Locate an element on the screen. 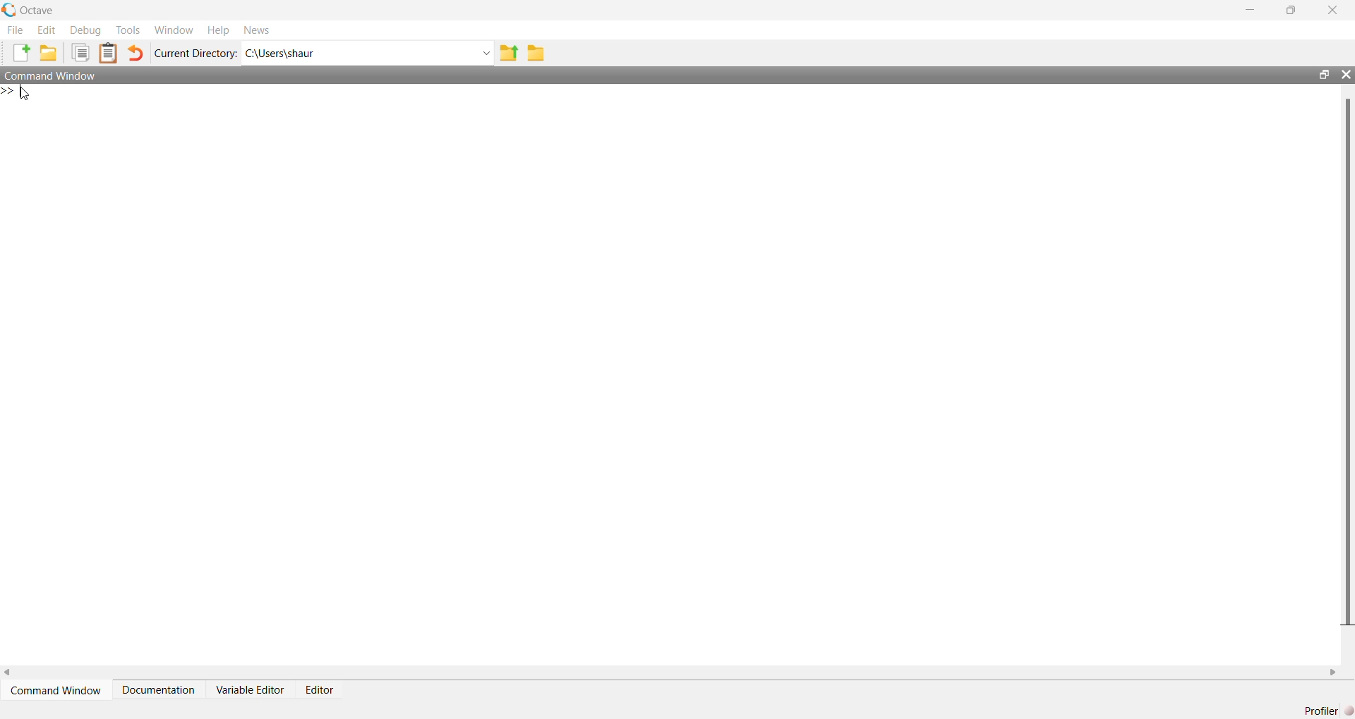 The height and width of the screenshot is (719, 1355). maximise is located at coordinates (1293, 8).